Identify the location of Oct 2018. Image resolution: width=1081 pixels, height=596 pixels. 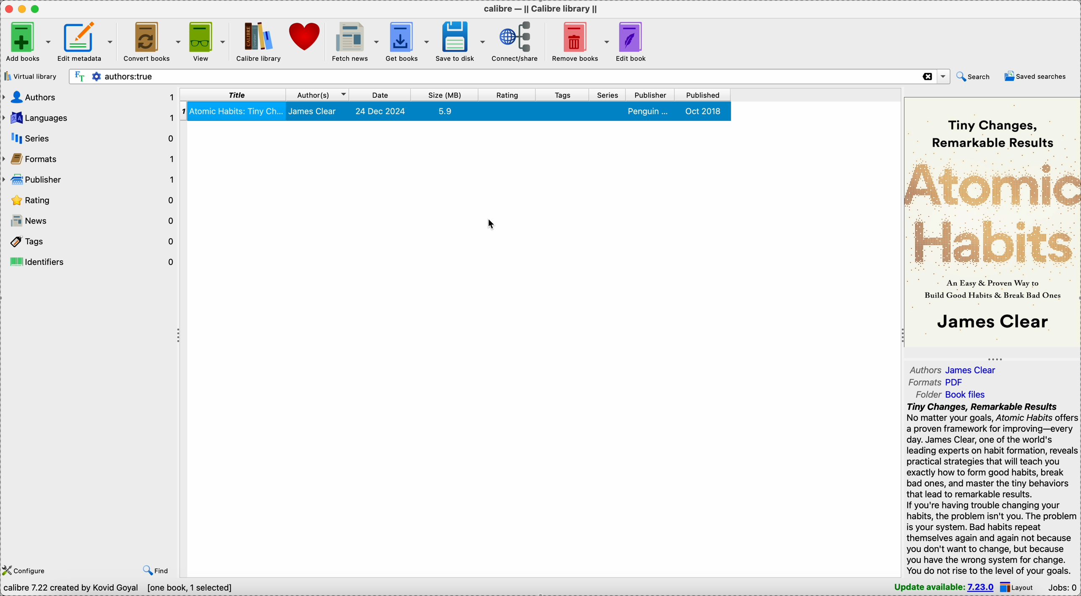
(704, 111).